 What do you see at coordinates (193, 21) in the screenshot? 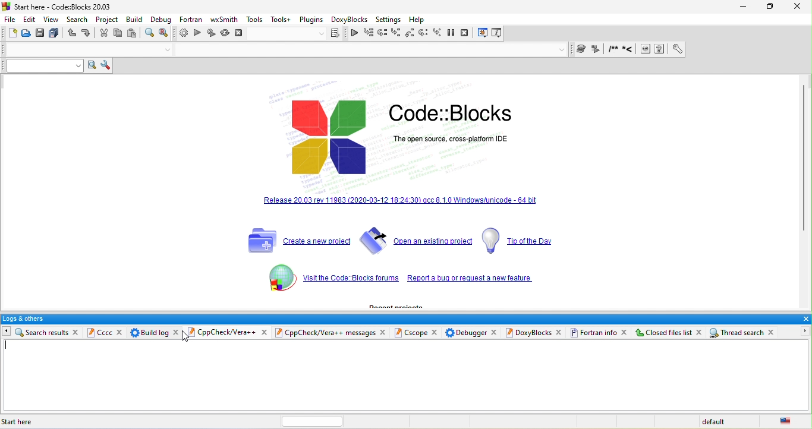
I see `fortran` at bounding box center [193, 21].